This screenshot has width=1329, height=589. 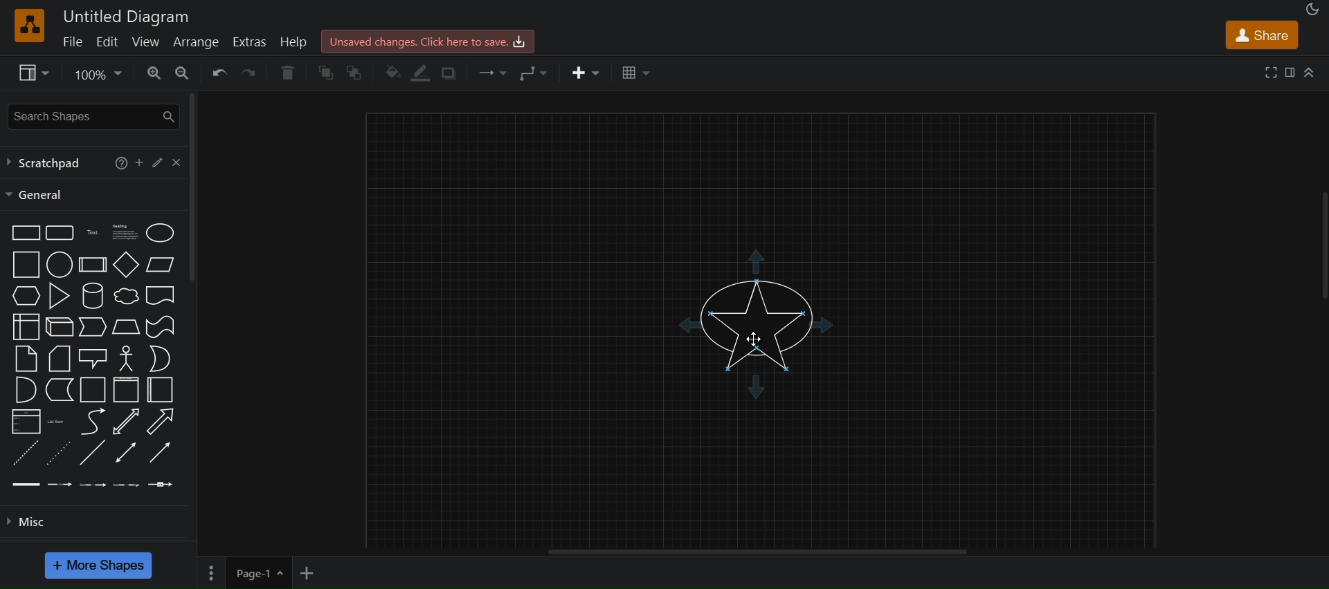 I want to click on triangle, so click(x=59, y=295).